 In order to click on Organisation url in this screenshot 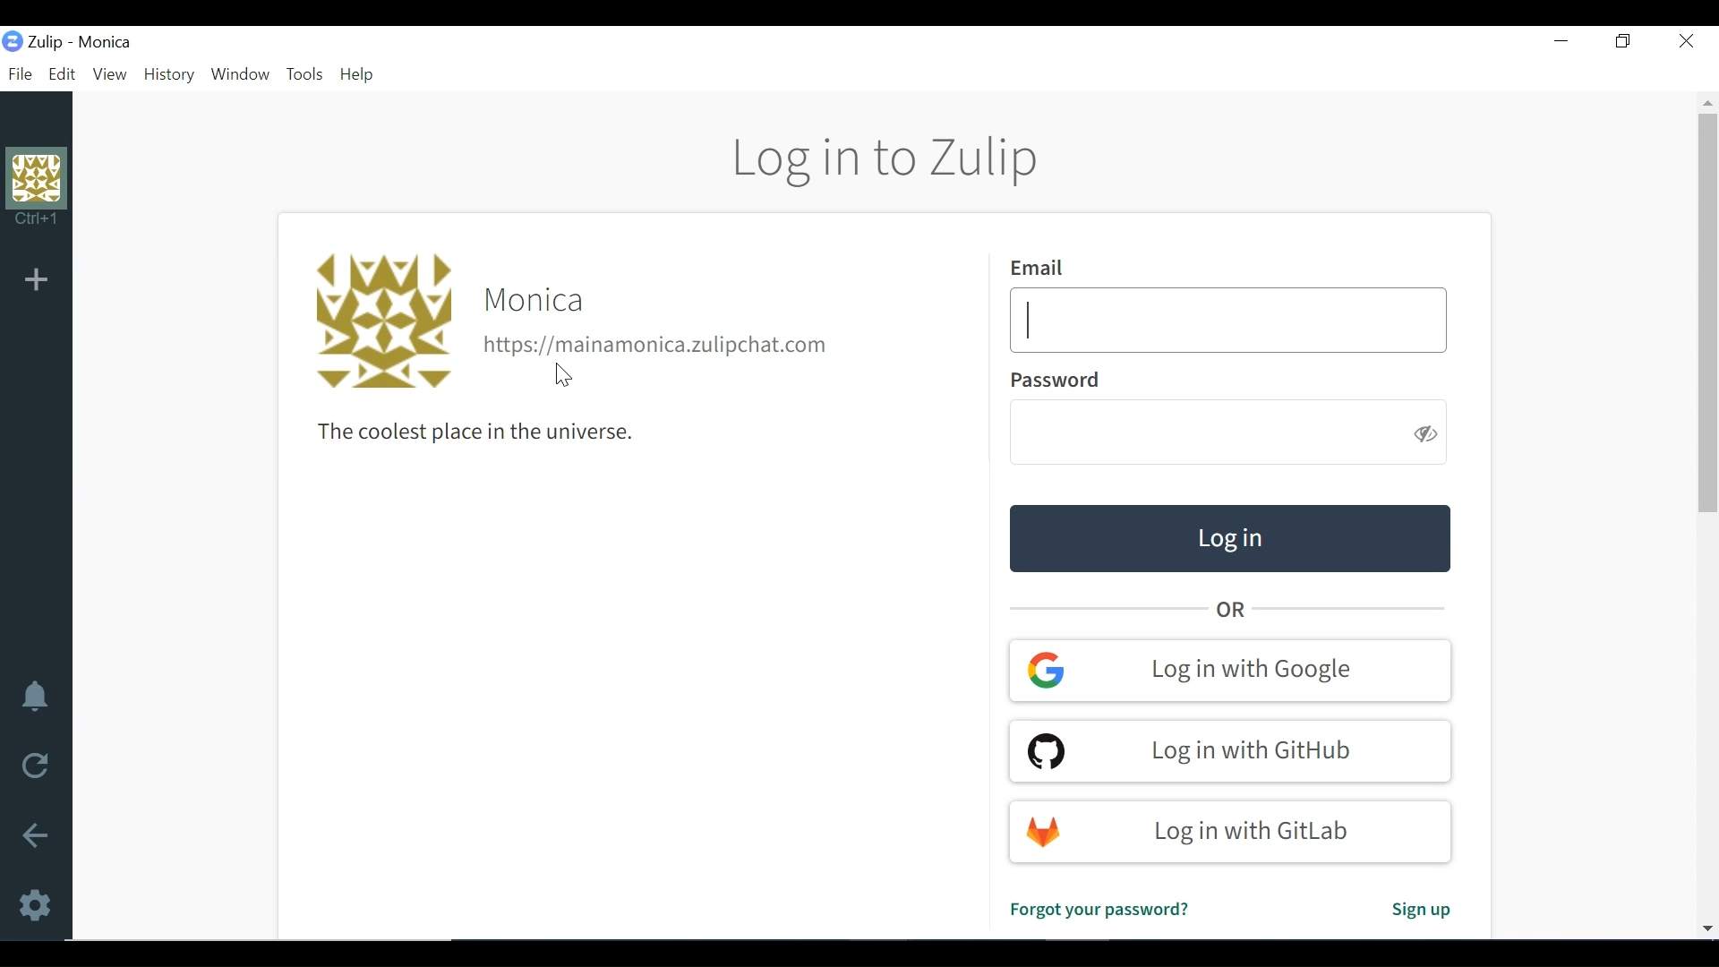, I will do `click(658, 347)`.